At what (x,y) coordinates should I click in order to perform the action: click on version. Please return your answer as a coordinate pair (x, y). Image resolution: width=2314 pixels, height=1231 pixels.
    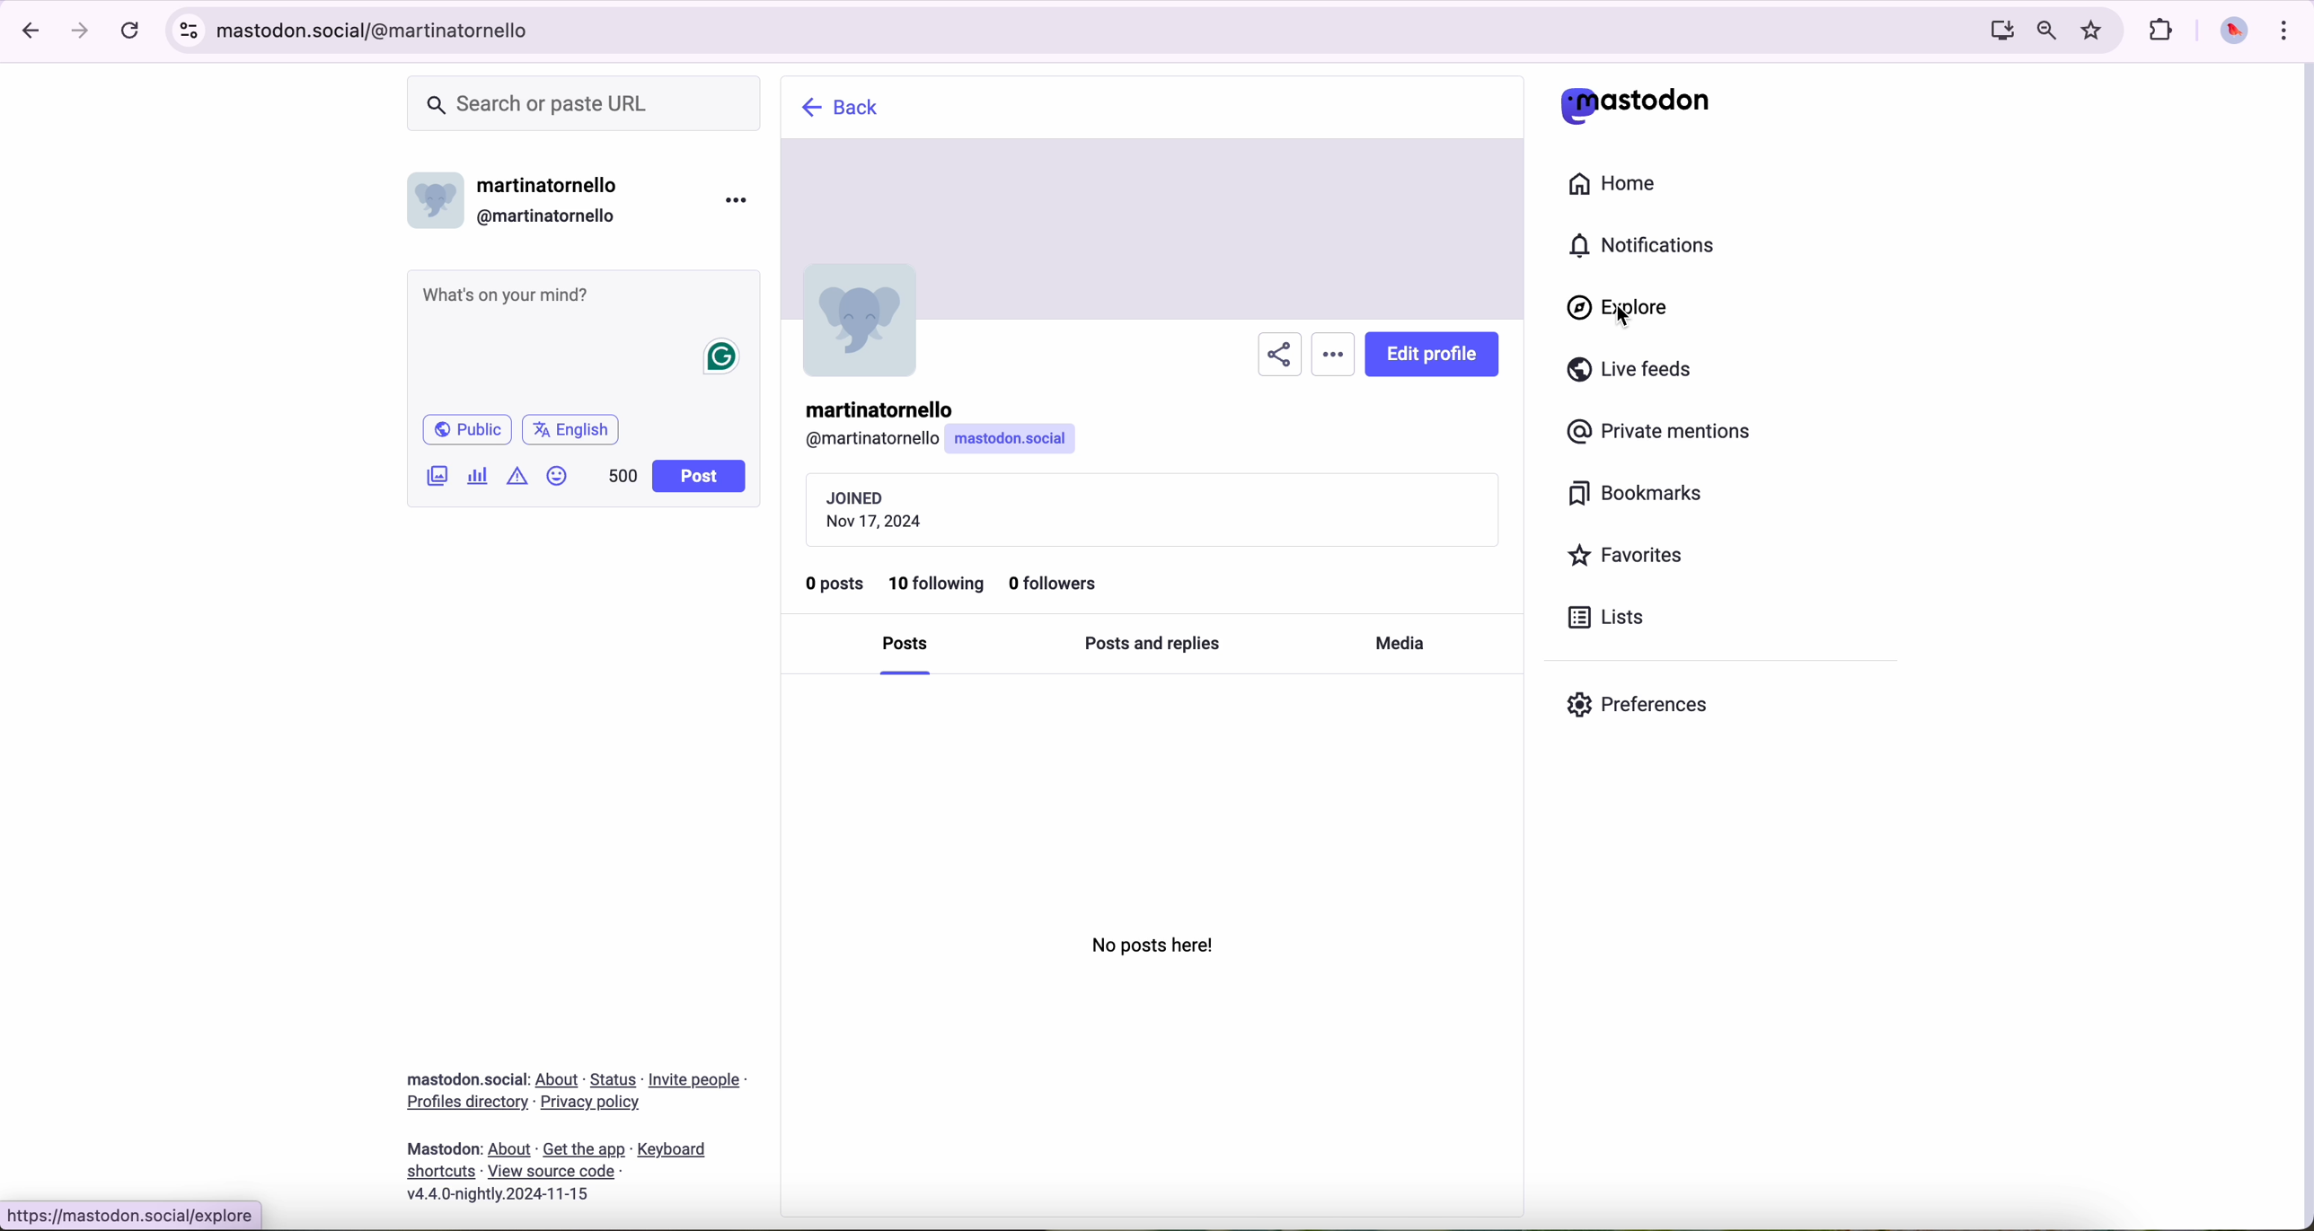
    Looking at the image, I should click on (498, 1195).